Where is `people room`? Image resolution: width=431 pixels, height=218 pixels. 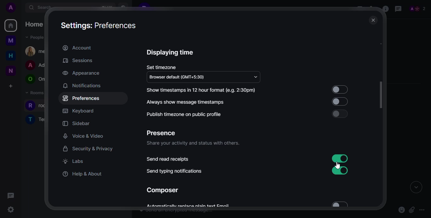 people room is located at coordinates (35, 79).